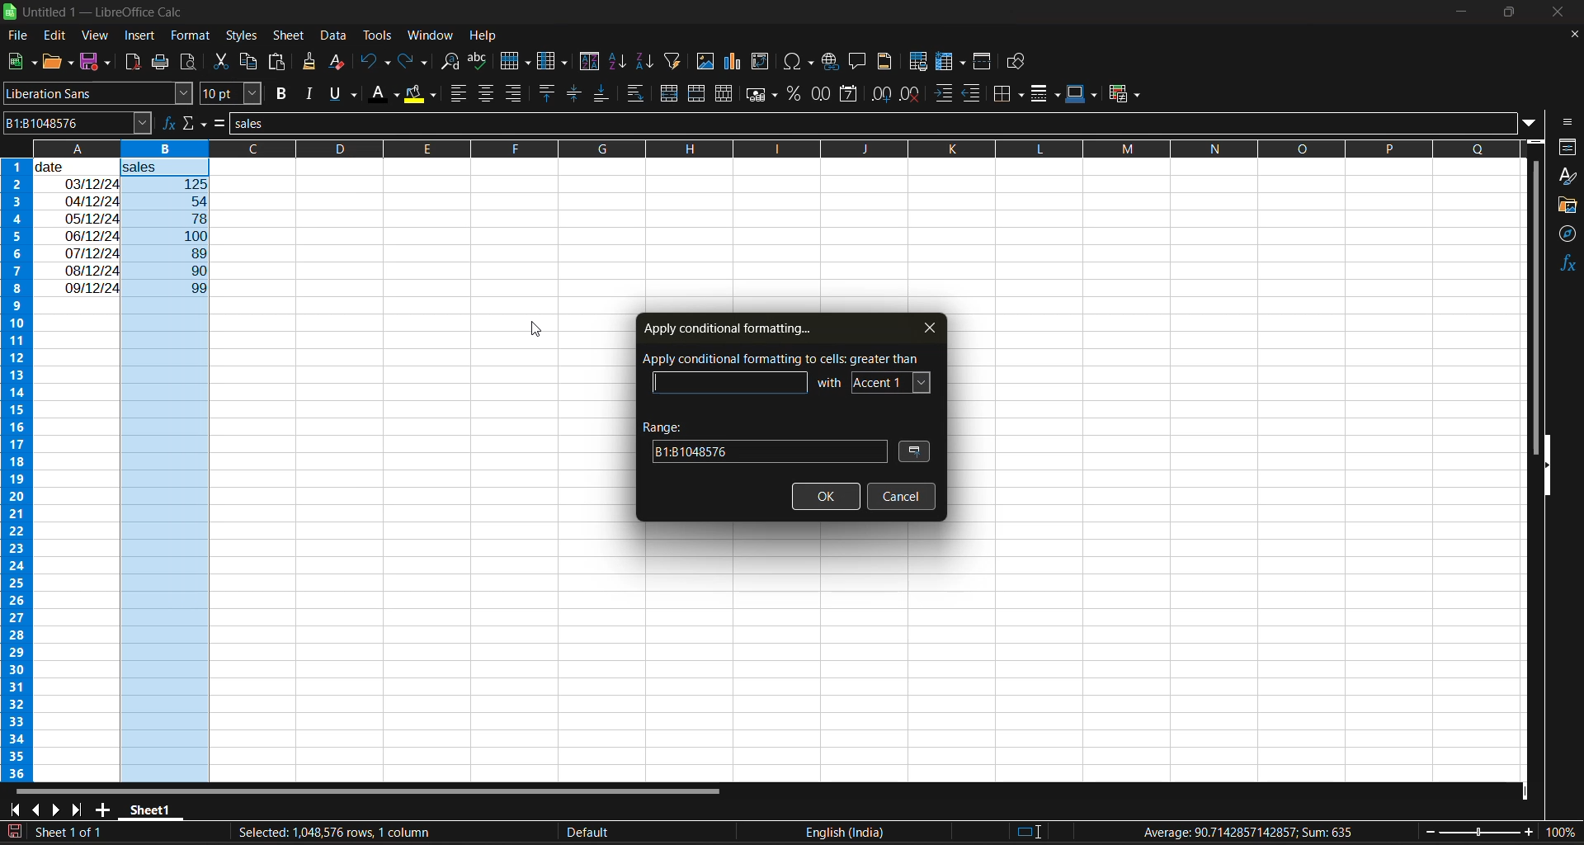  I want to click on wrap text, so click(638, 93).